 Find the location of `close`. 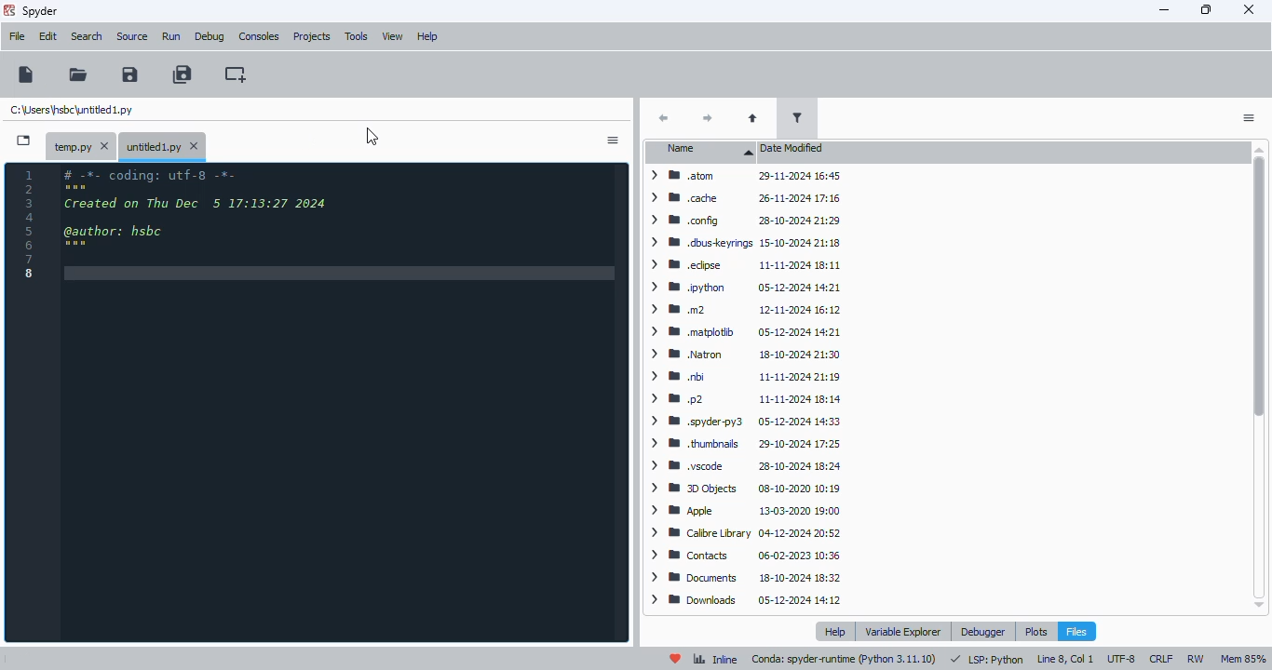

close is located at coordinates (1249, 10).